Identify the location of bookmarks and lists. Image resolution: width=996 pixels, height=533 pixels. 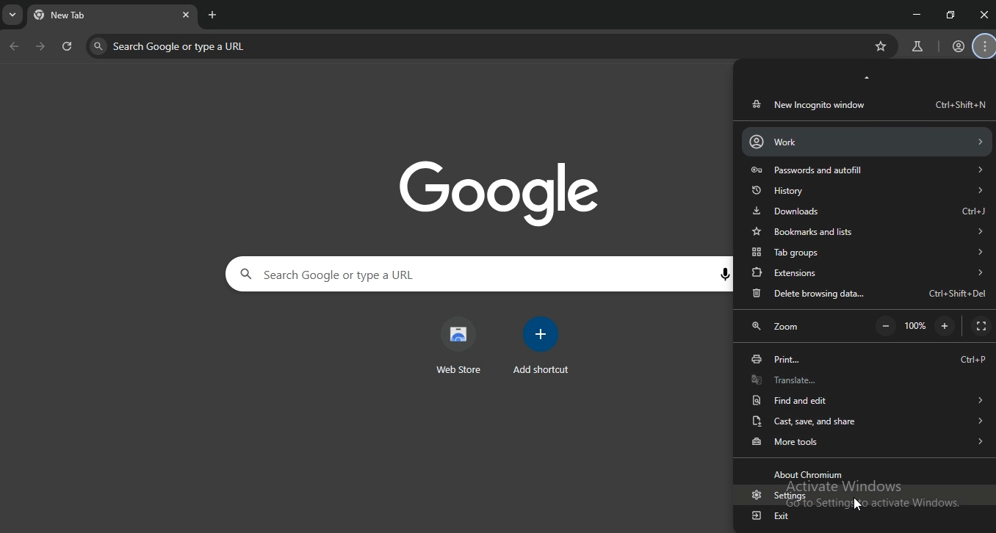
(866, 231).